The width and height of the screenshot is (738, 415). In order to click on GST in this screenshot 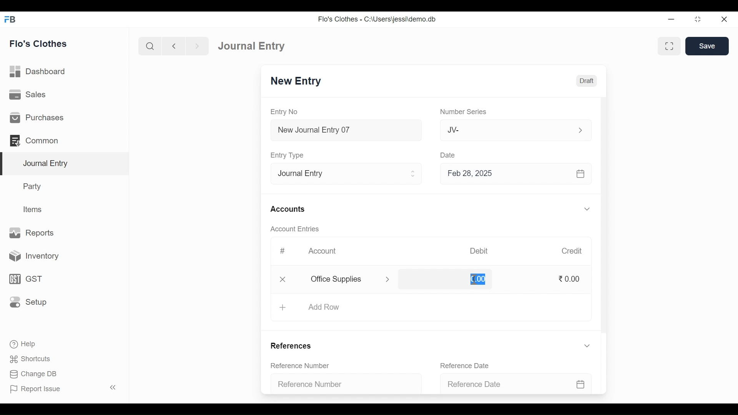, I will do `click(25, 280)`.